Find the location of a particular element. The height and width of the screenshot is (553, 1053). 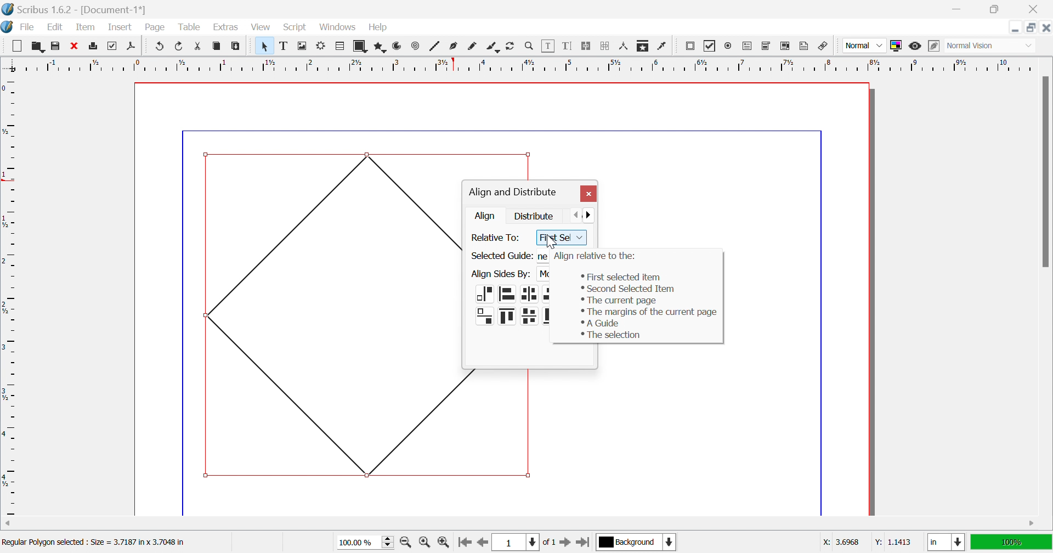

Scribus icon is located at coordinates (7, 27).